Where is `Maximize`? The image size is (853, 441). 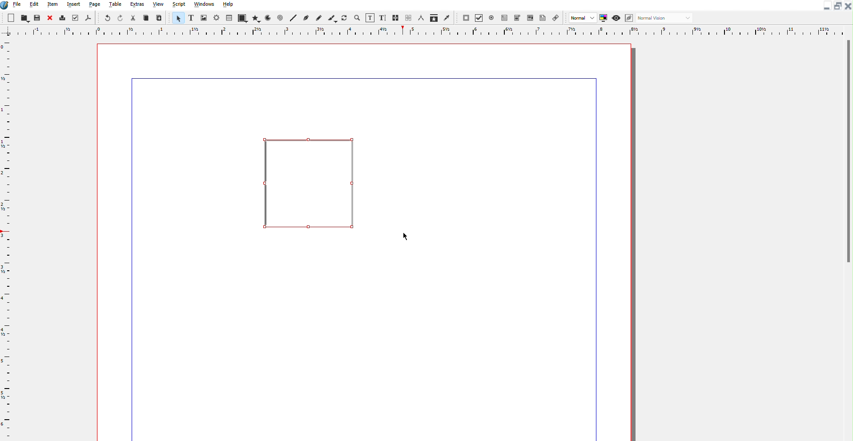 Maximize is located at coordinates (836, 6).